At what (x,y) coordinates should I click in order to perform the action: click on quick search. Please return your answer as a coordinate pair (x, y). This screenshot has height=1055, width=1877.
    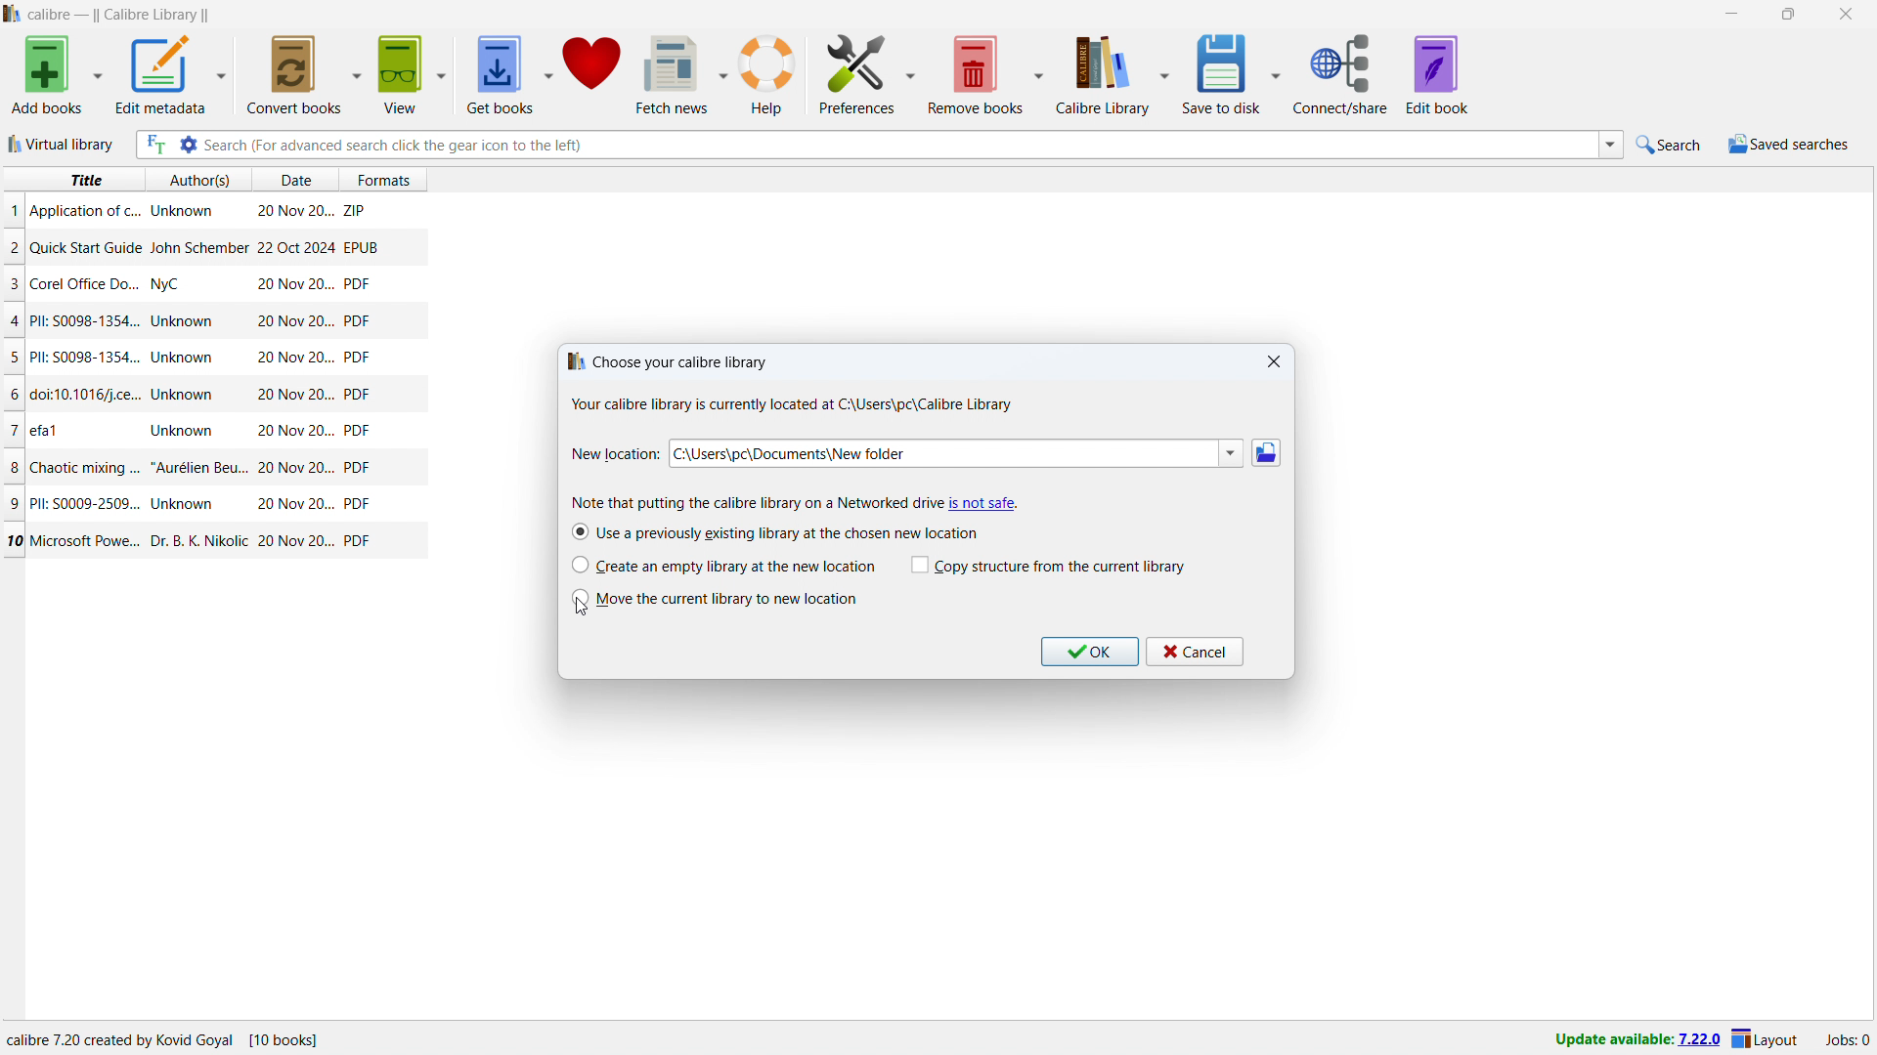
    Looking at the image, I should click on (1671, 145).